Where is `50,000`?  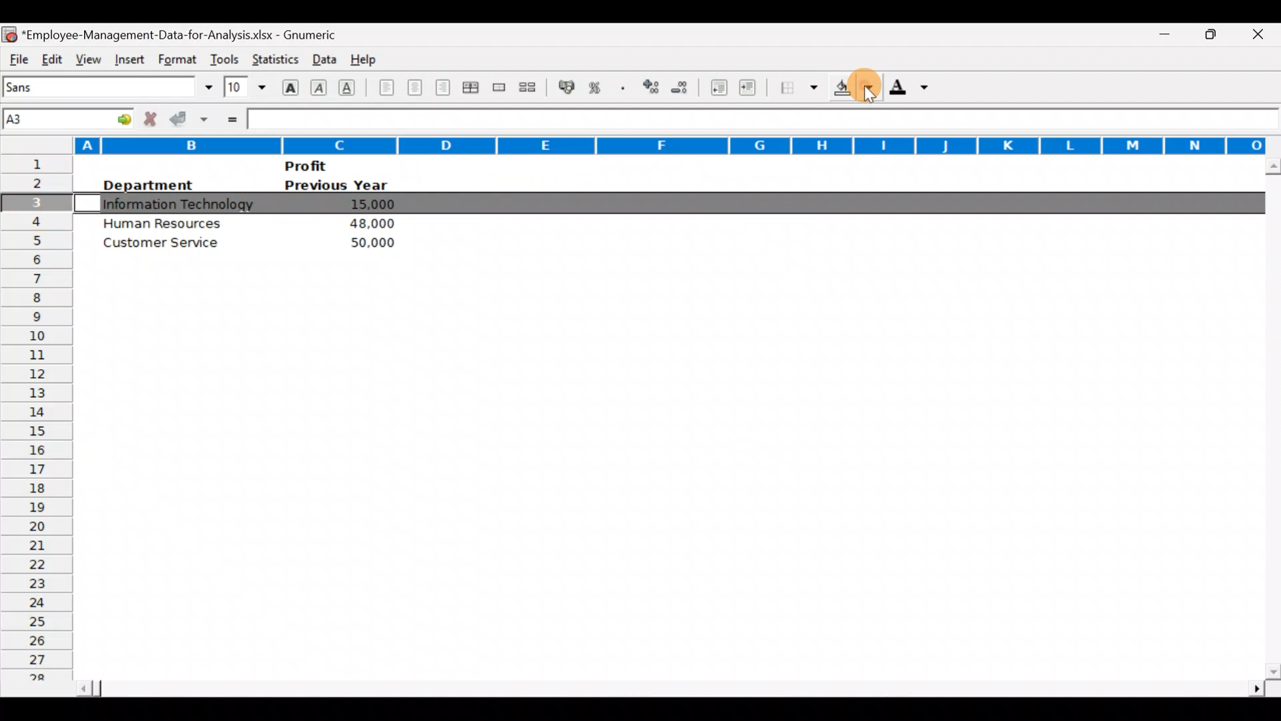 50,000 is located at coordinates (367, 242).